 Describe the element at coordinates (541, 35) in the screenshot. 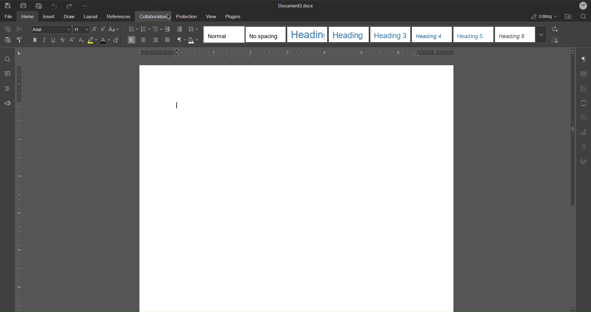

I see `More headings` at that location.